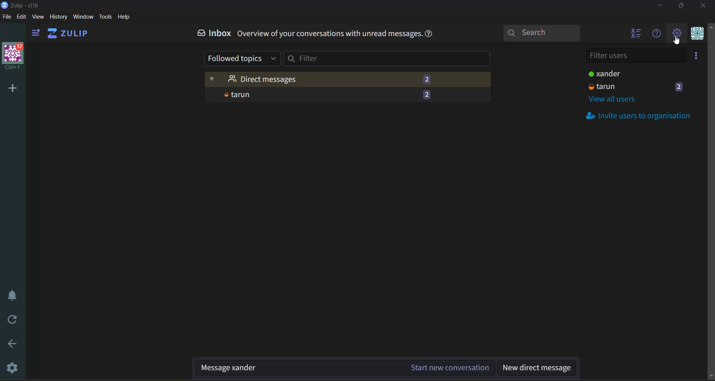 This screenshot has width=715, height=381. What do you see at coordinates (83, 18) in the screenshot?
I see `window` at bounding box center [83, 18].